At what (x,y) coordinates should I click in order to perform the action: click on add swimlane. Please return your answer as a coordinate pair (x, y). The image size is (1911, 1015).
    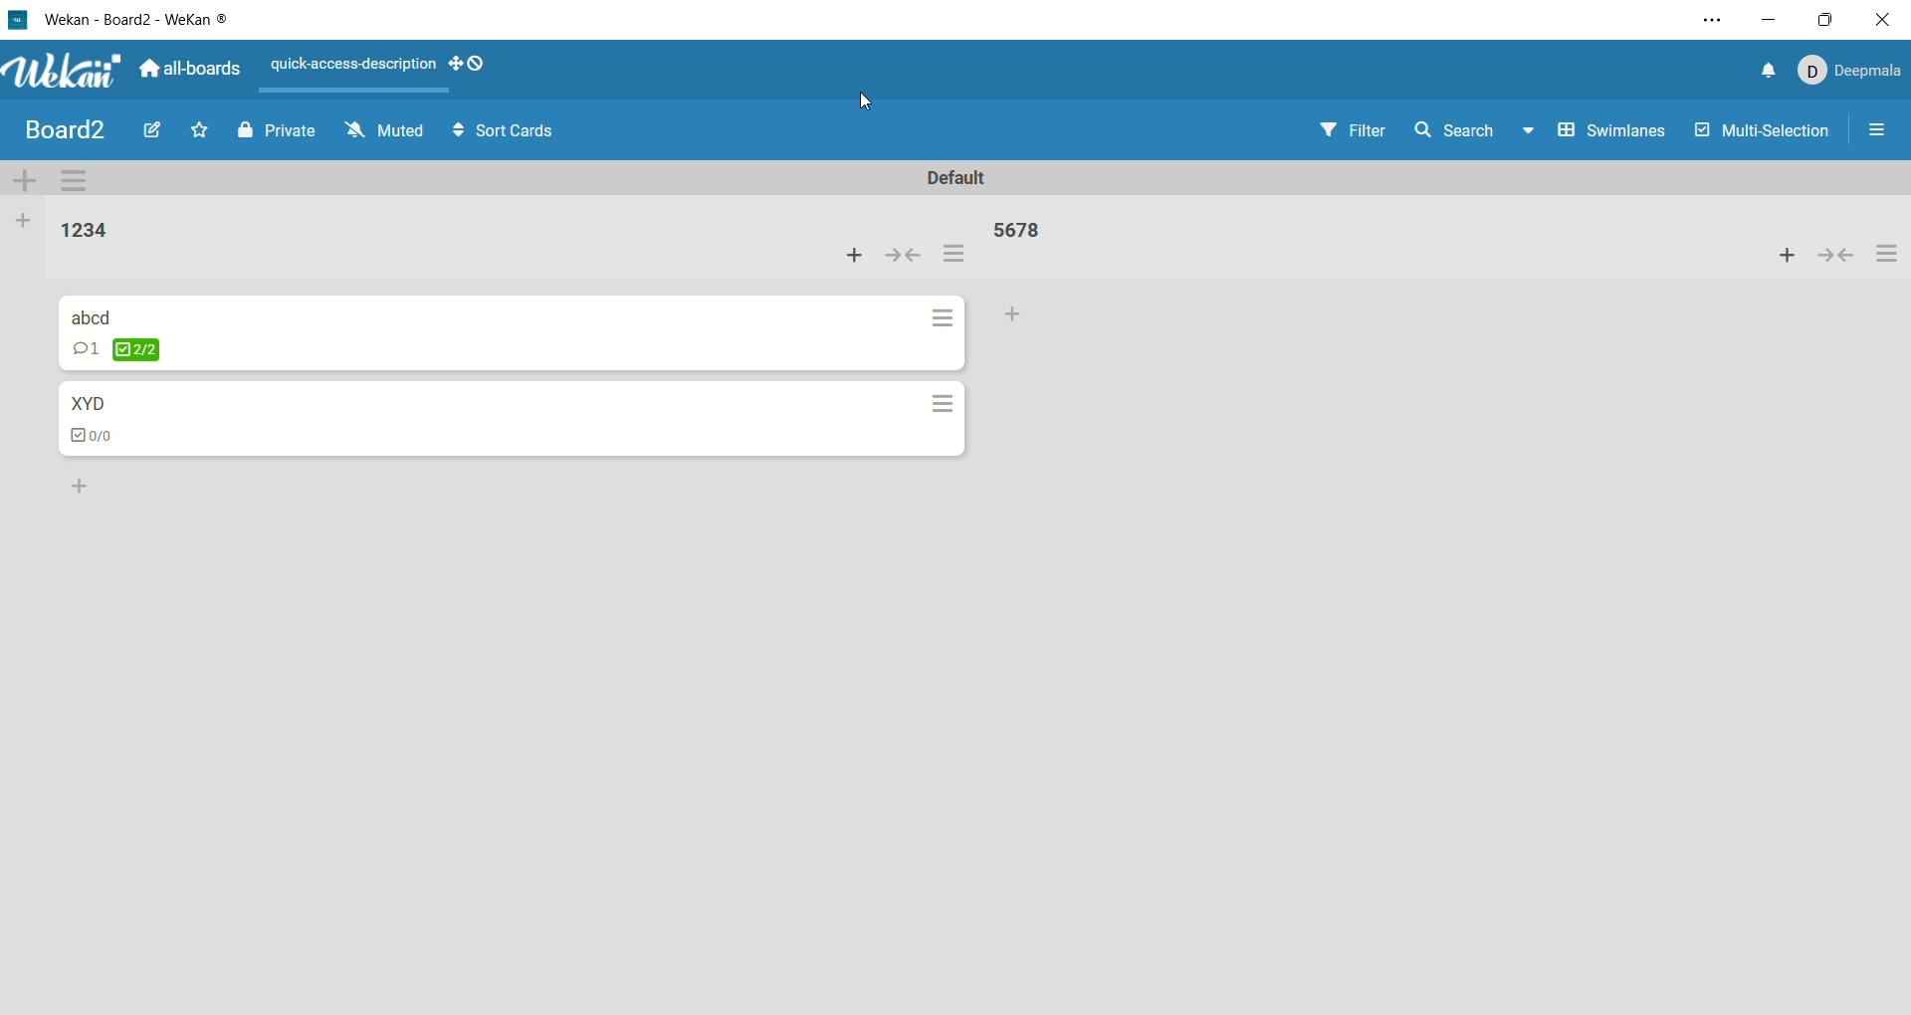
    Looking at the image, I should click on (27, 180).